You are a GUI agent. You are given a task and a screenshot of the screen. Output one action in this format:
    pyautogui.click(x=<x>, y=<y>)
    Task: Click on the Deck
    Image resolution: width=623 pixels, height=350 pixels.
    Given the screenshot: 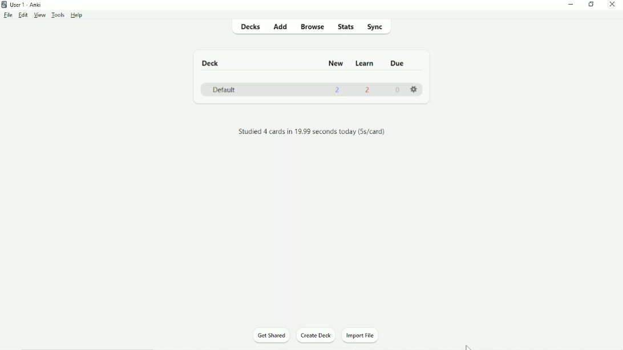 What is the action you would take?
    pyautogui.click(x=212, y=63)
    